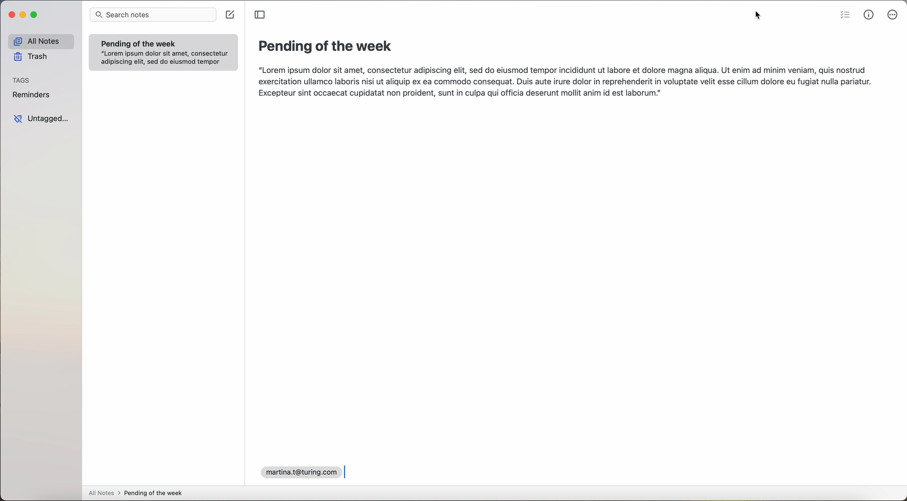  Describe the element at coordinates (759, 17) in the screenshot. I see `cursor` at that location.